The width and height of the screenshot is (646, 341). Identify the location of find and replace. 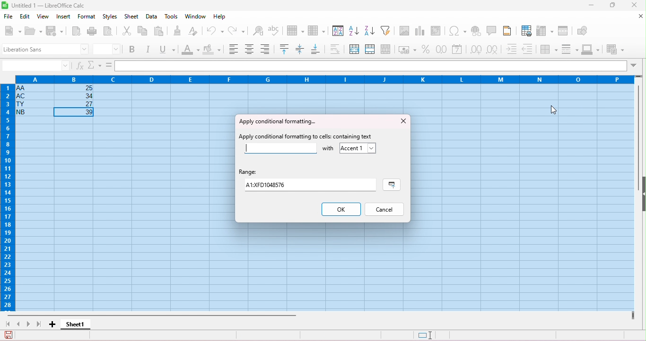
(258, 31).